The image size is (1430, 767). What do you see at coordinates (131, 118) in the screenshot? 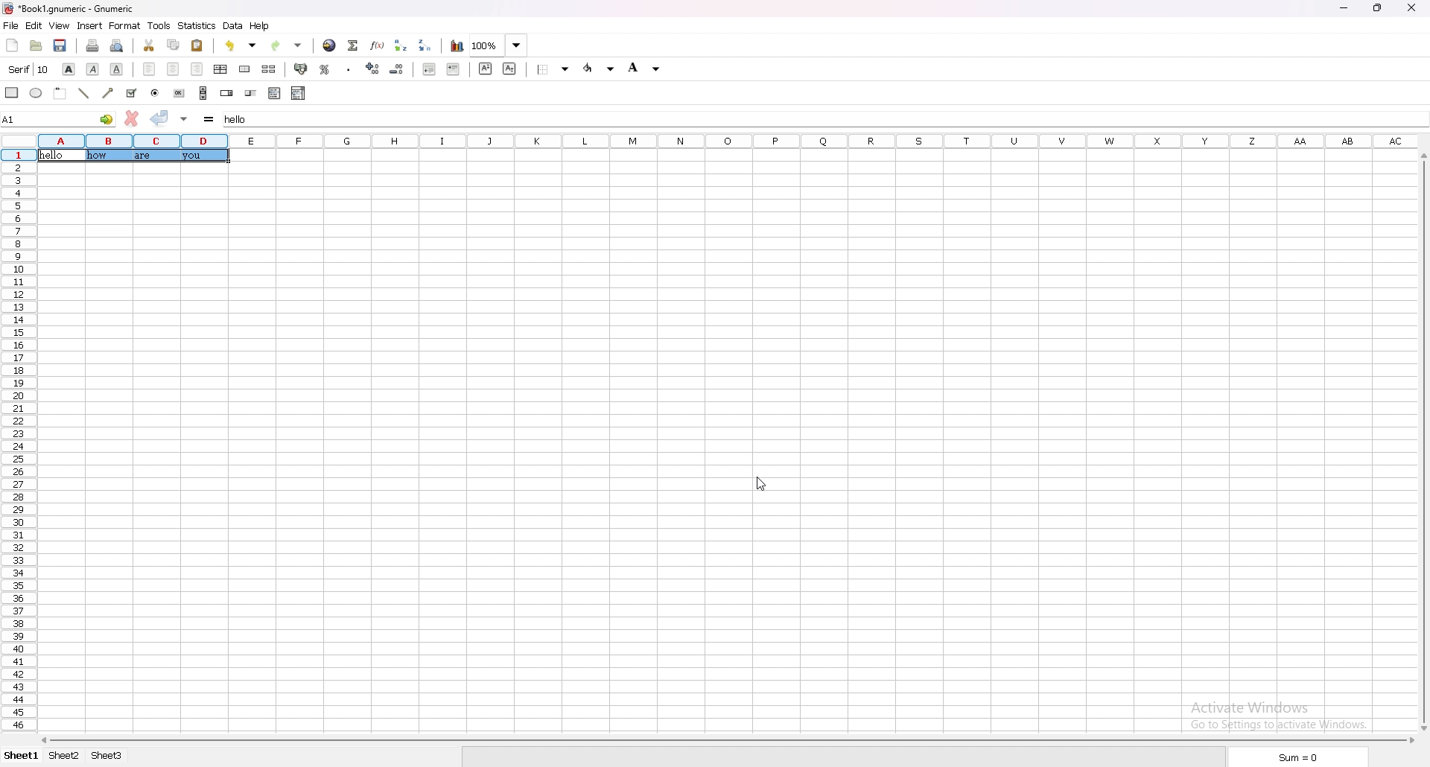
I see `cancel changes` at bounding box center [131, 118].